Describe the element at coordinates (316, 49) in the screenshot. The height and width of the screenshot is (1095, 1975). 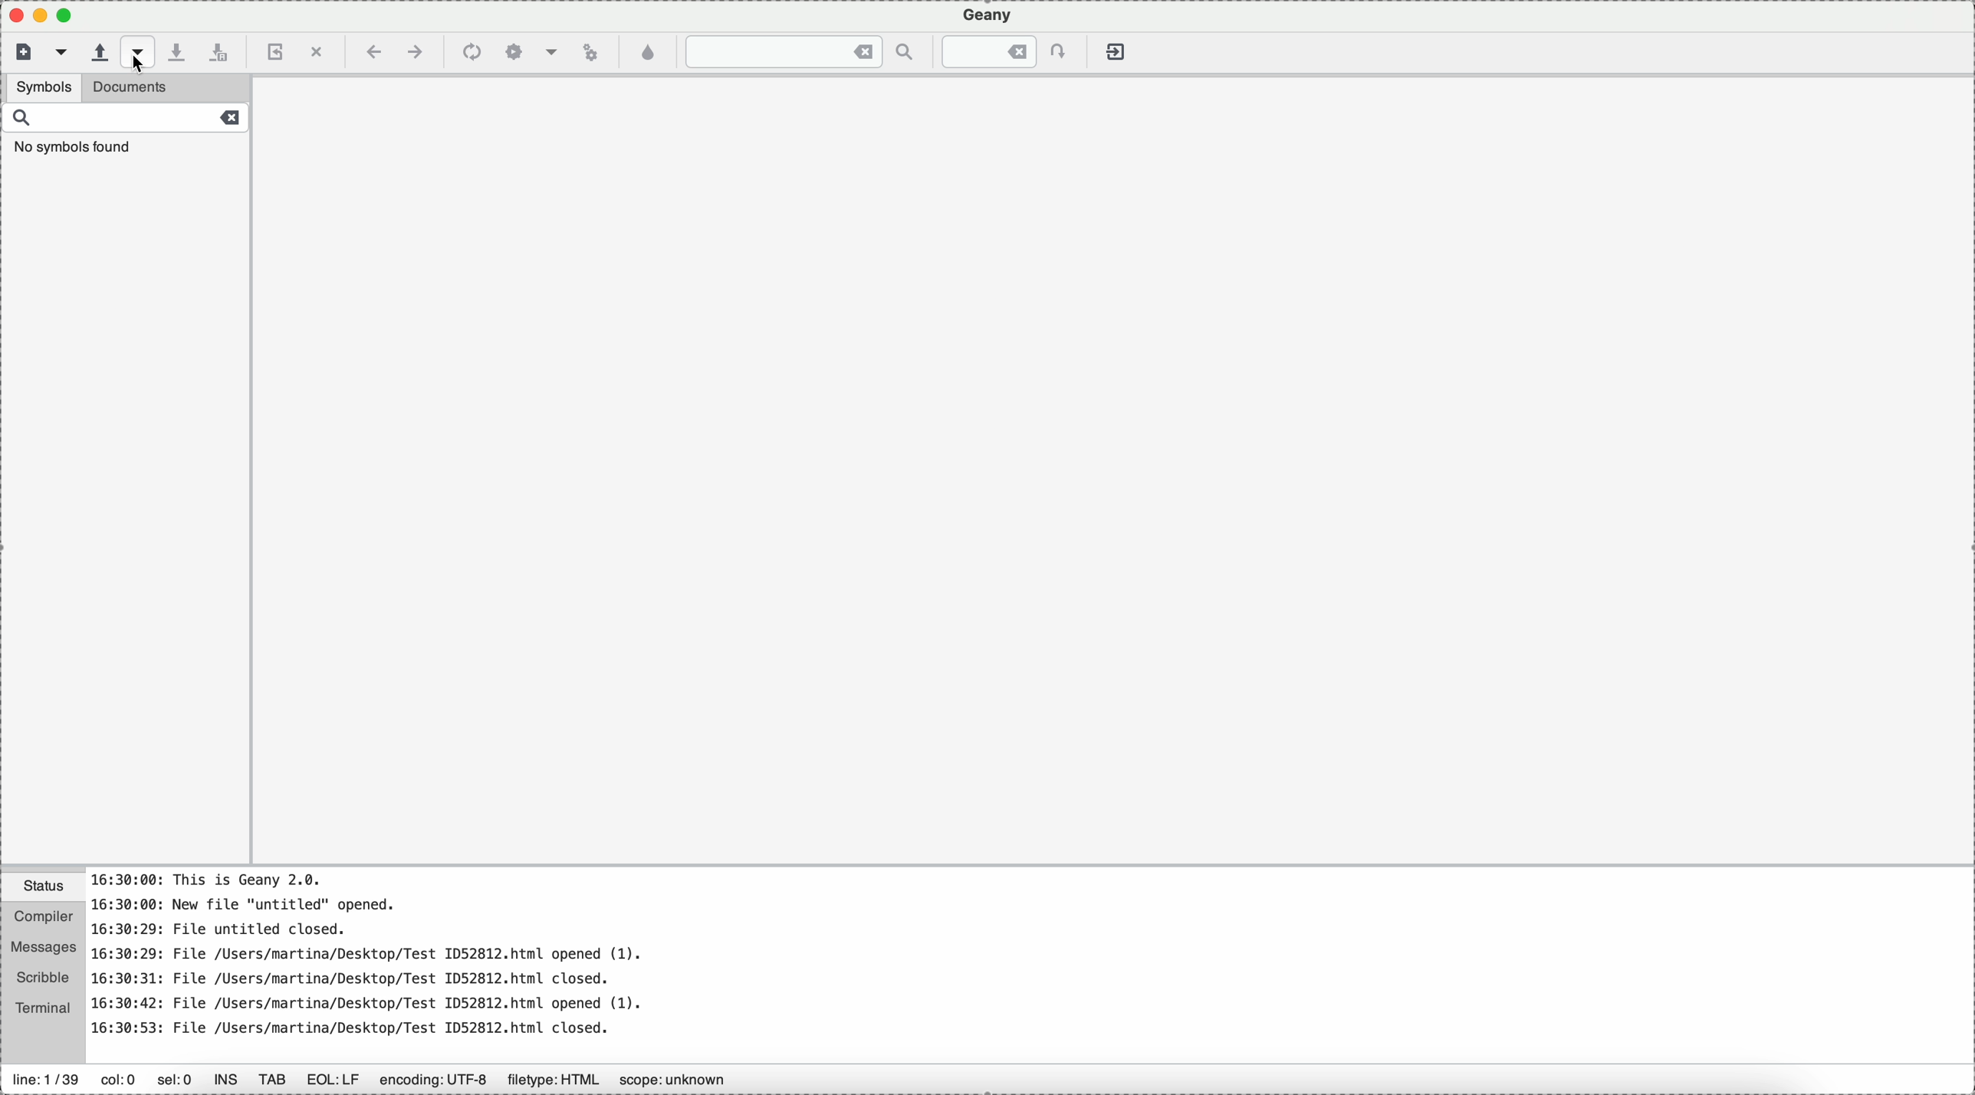
I see `close the current file` at that location.